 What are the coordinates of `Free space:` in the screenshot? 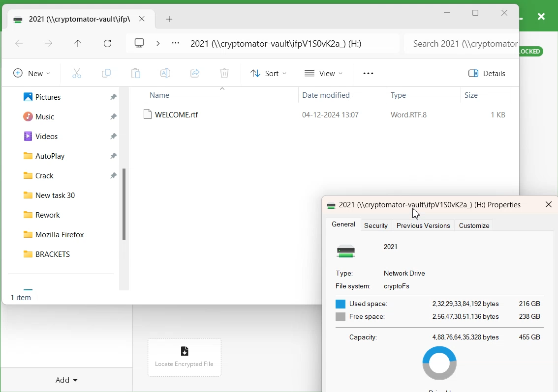 It's located at (361, 317).